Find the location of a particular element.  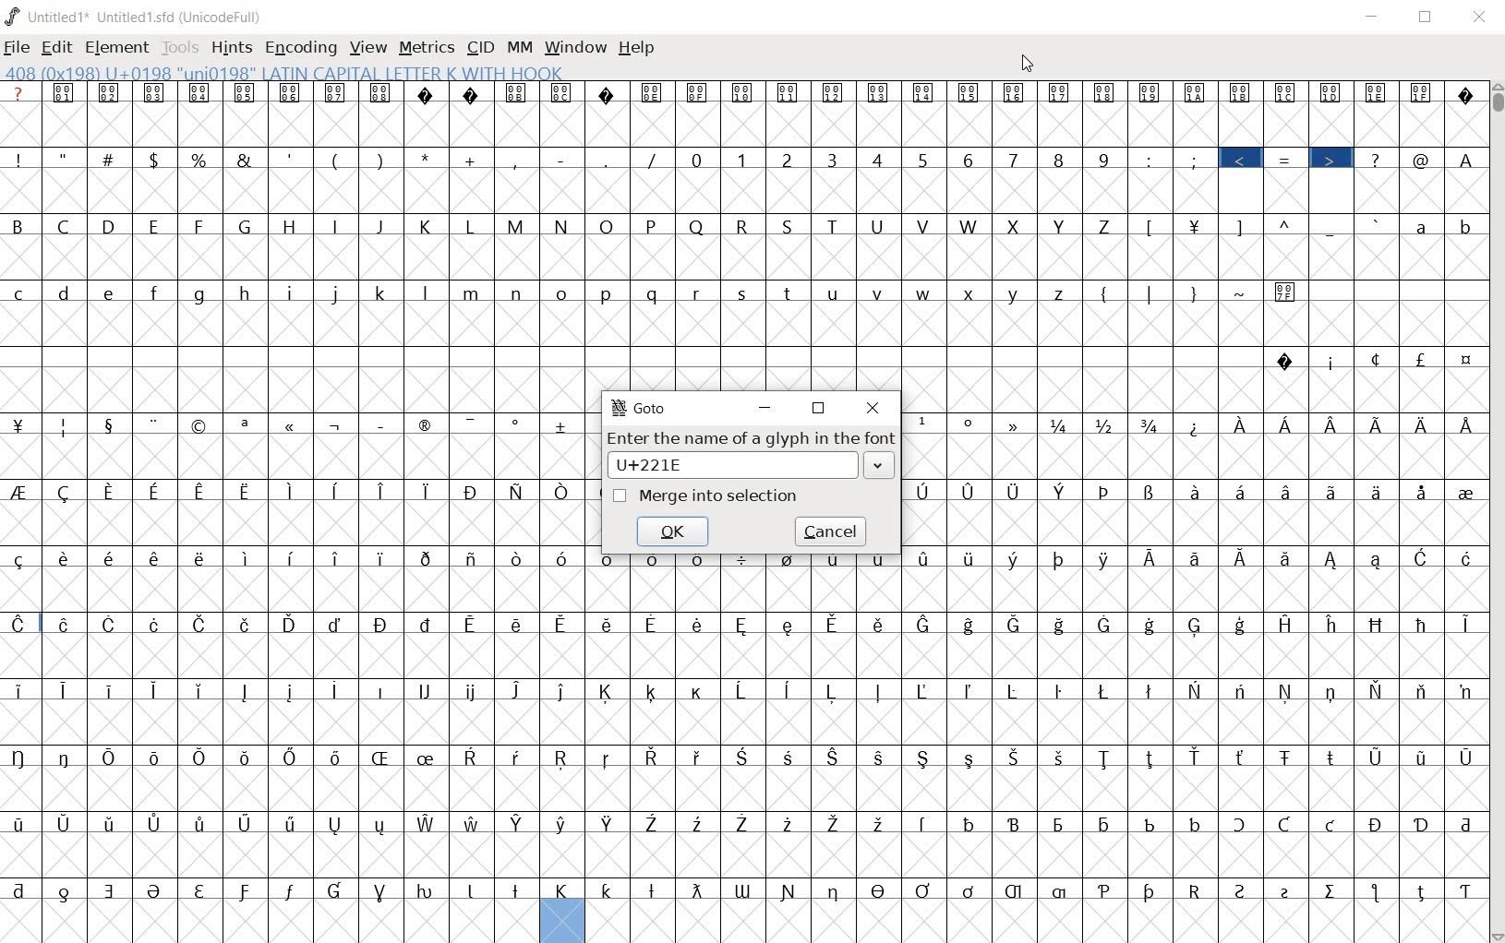

empty glyph slots is located at coordinates (743, 655).